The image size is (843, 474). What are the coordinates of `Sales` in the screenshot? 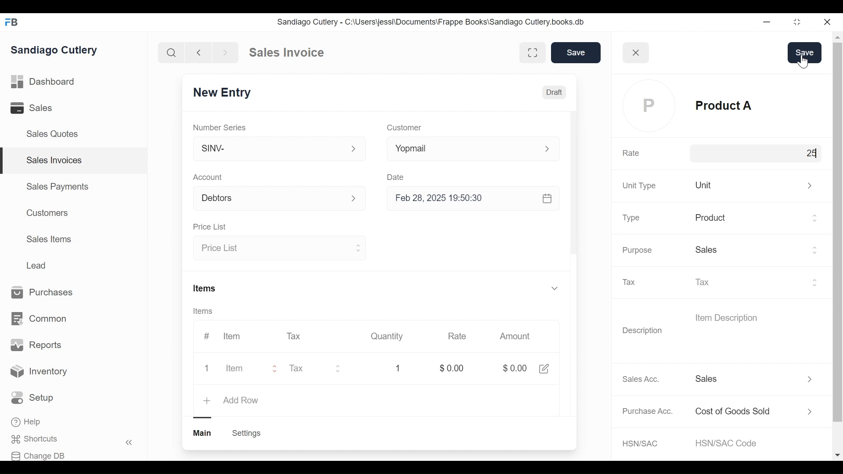 It's located at (757, 251).